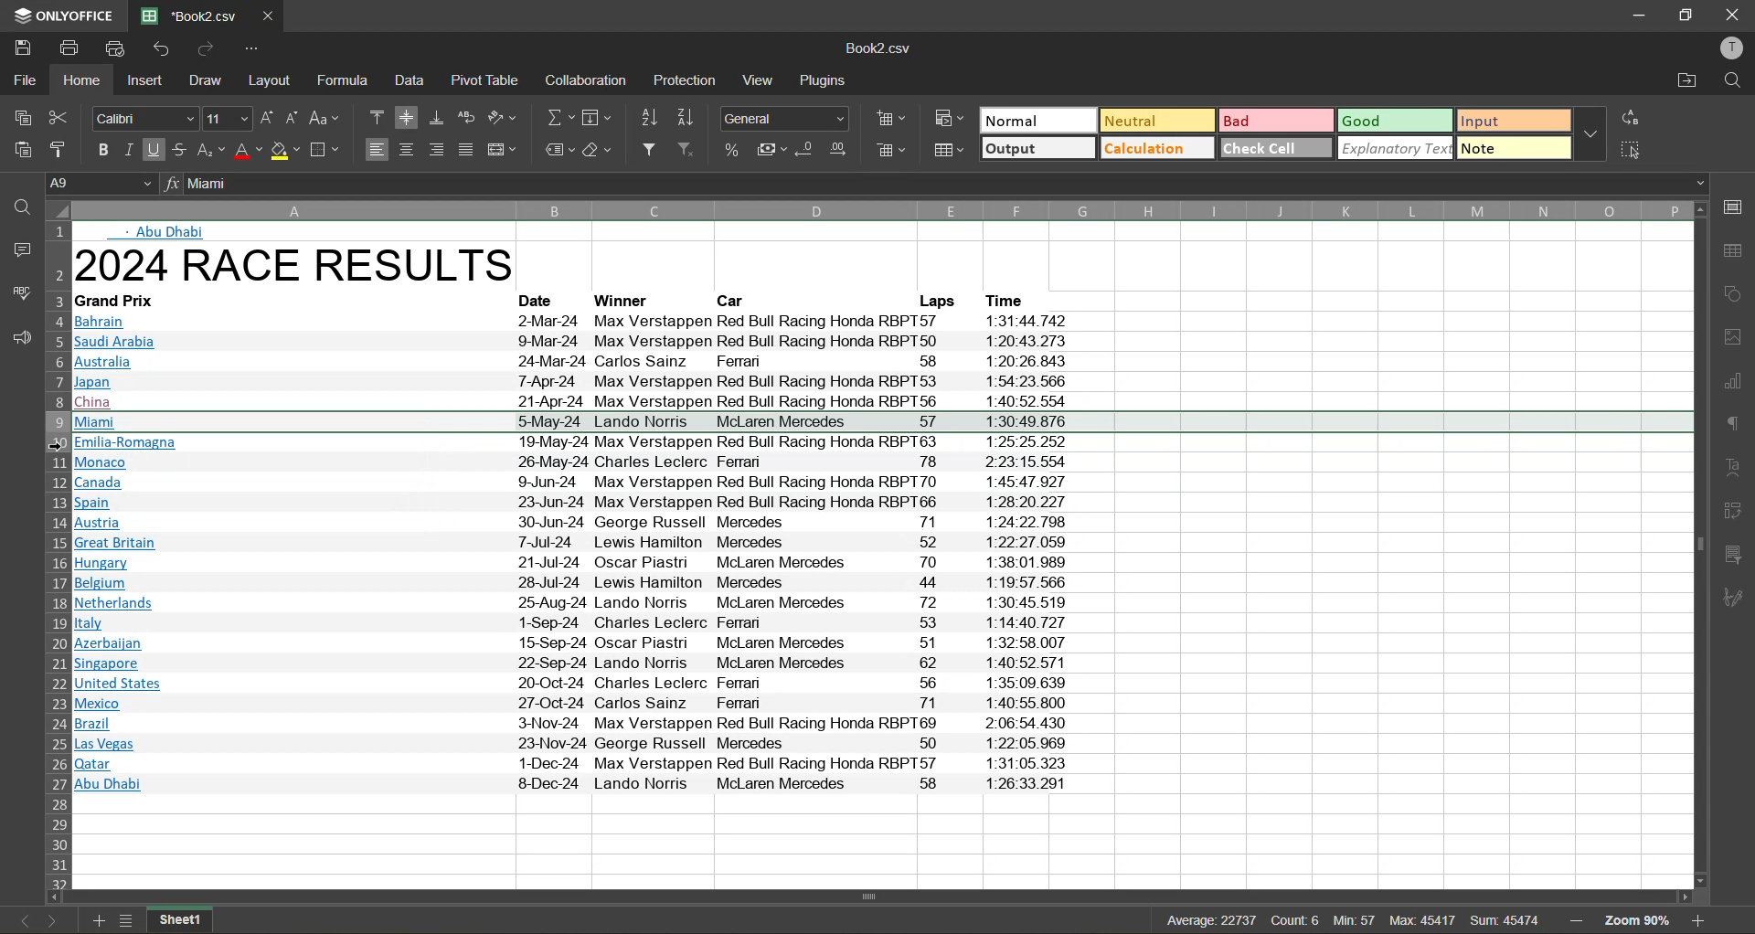  I want to click on max: 45417, so click(1425, 920).